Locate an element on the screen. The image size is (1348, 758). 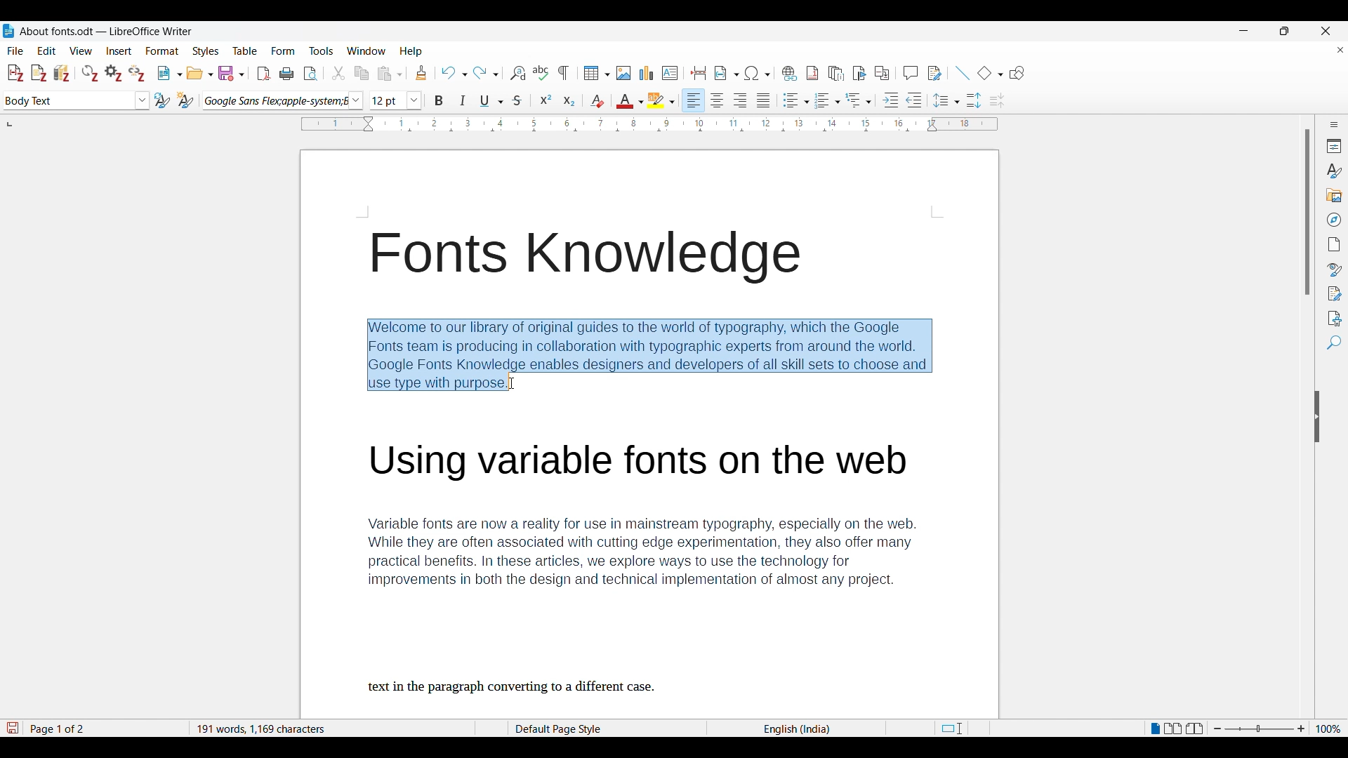
Variable fonts are now a reality for use in mainstream typography, especially on the web.
While they are often associated with cutting edge experimentation, they also offer many
practical benefits. In these articles, we explore ways to use the technology for
improvements in both the design and technical implementation of almost any project.
text in the paragraph converting to a different case. is located at coordinates (659, 568).